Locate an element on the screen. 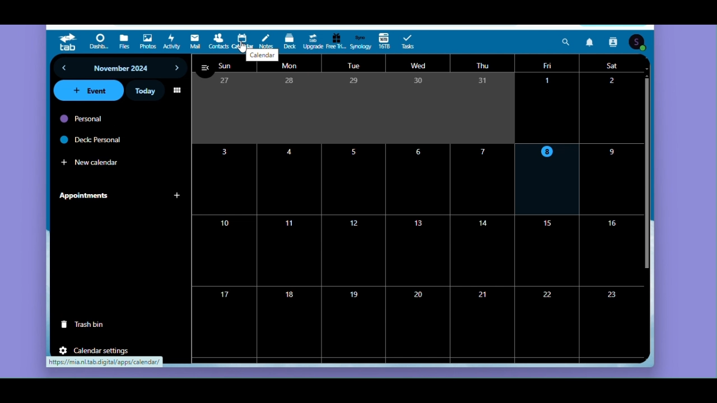 This screenshot has width=717, height=403. New calendar is located at coordinates (103, 160).